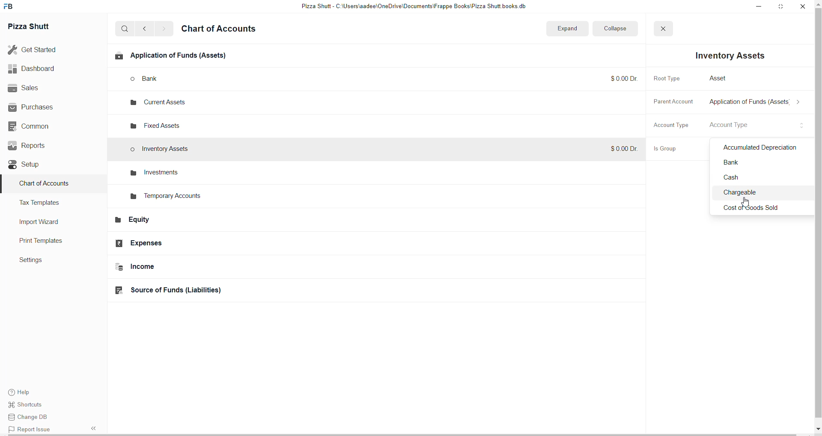 This screenshot has height=436, width=822. I want to click on Inventory Assets , so click(733, 56).